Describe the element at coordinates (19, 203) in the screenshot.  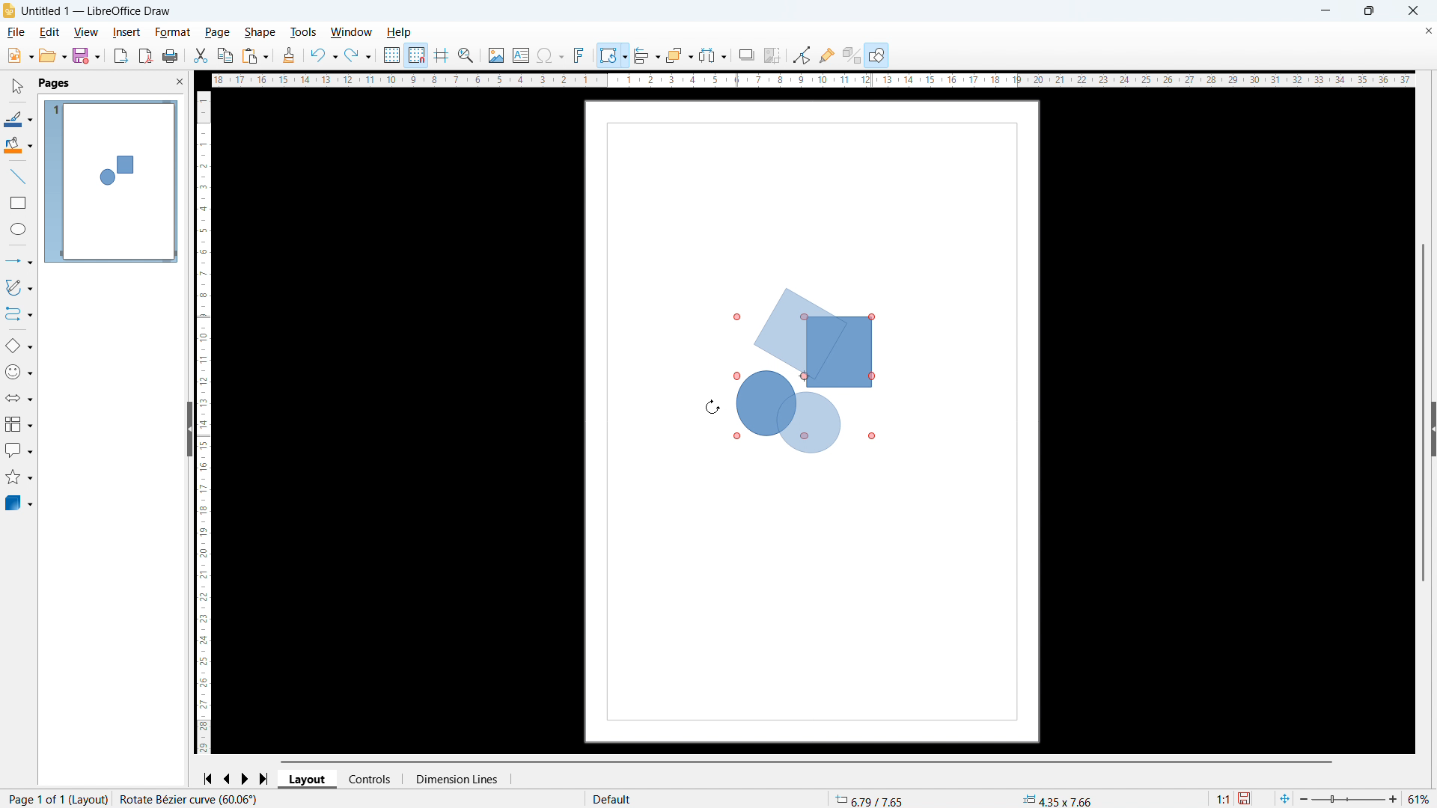
I see `Rectangle ` at that location.